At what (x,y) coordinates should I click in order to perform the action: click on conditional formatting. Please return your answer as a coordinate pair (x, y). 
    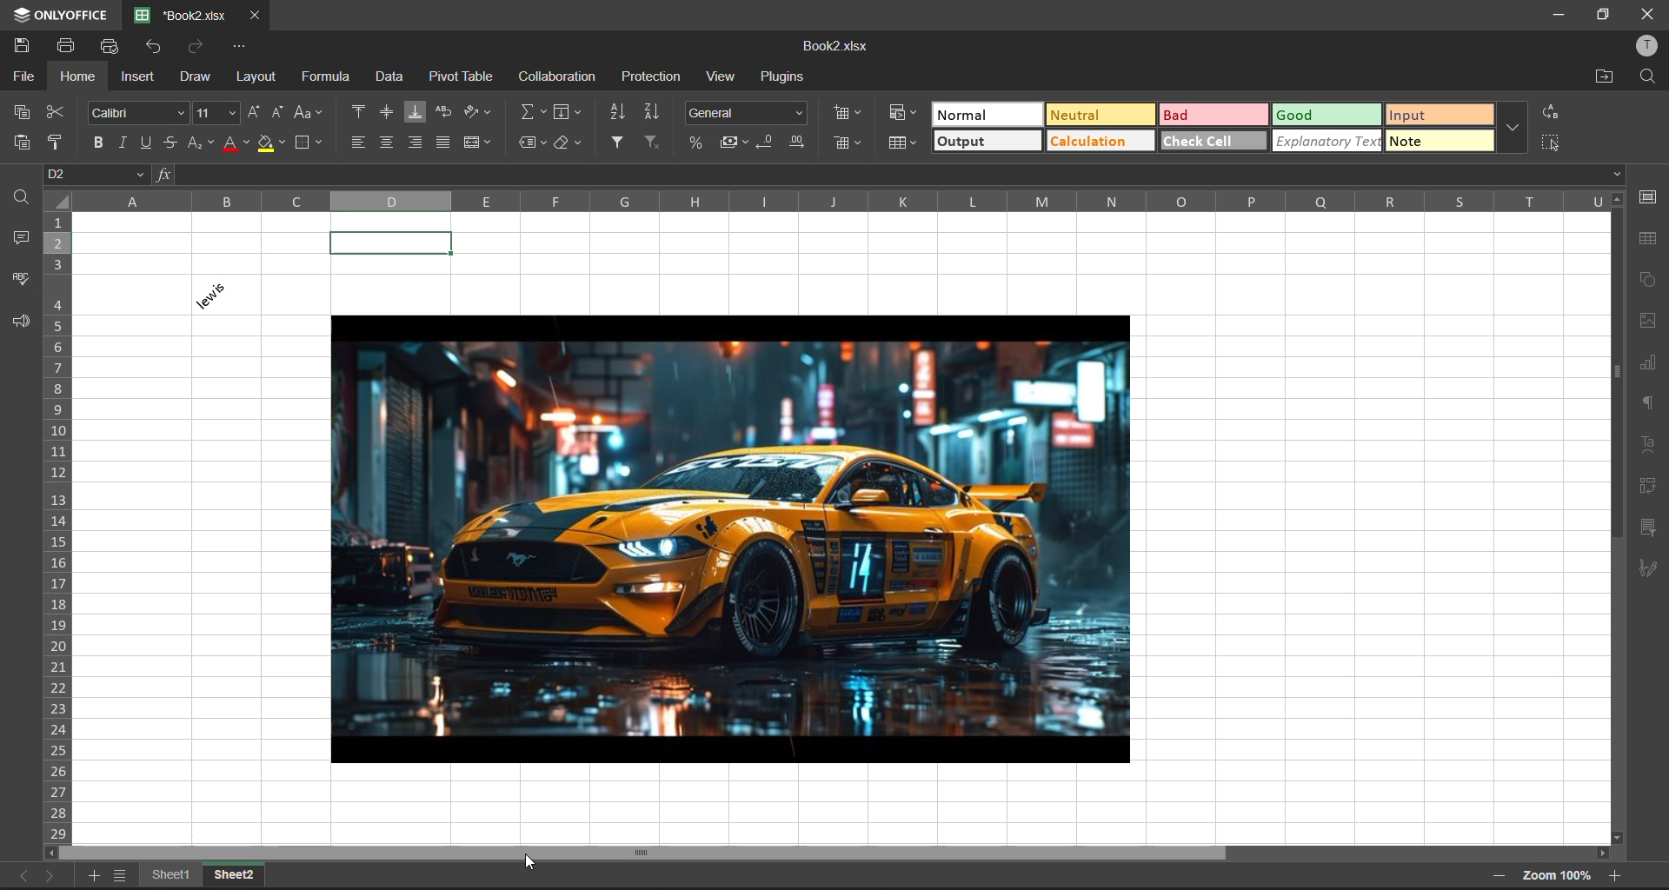
    Looking at the image, I should click on (904, 114).